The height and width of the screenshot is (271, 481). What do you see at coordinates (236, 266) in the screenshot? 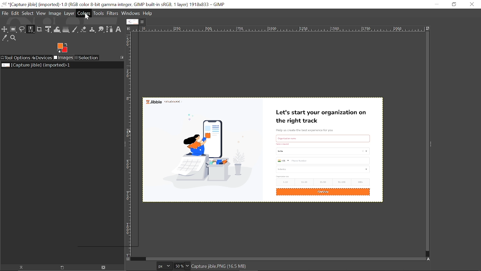
I see `image name` at bounding box center [236, 266].